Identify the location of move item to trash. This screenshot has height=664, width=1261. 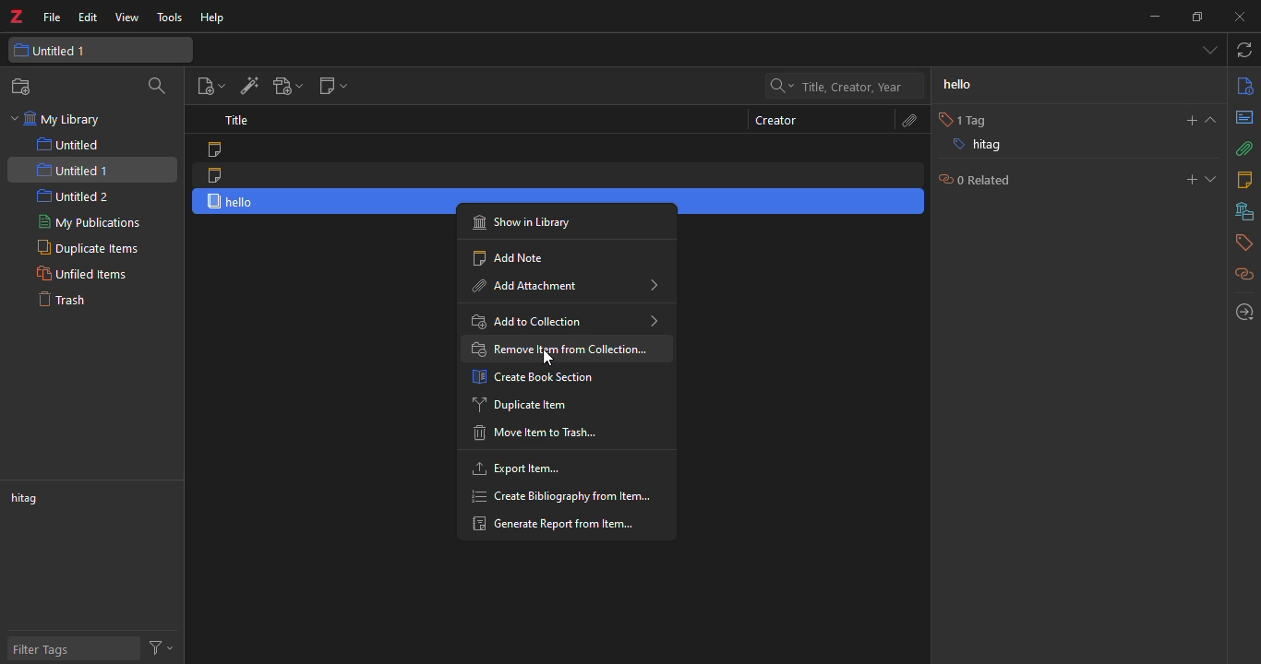
(543, 434).